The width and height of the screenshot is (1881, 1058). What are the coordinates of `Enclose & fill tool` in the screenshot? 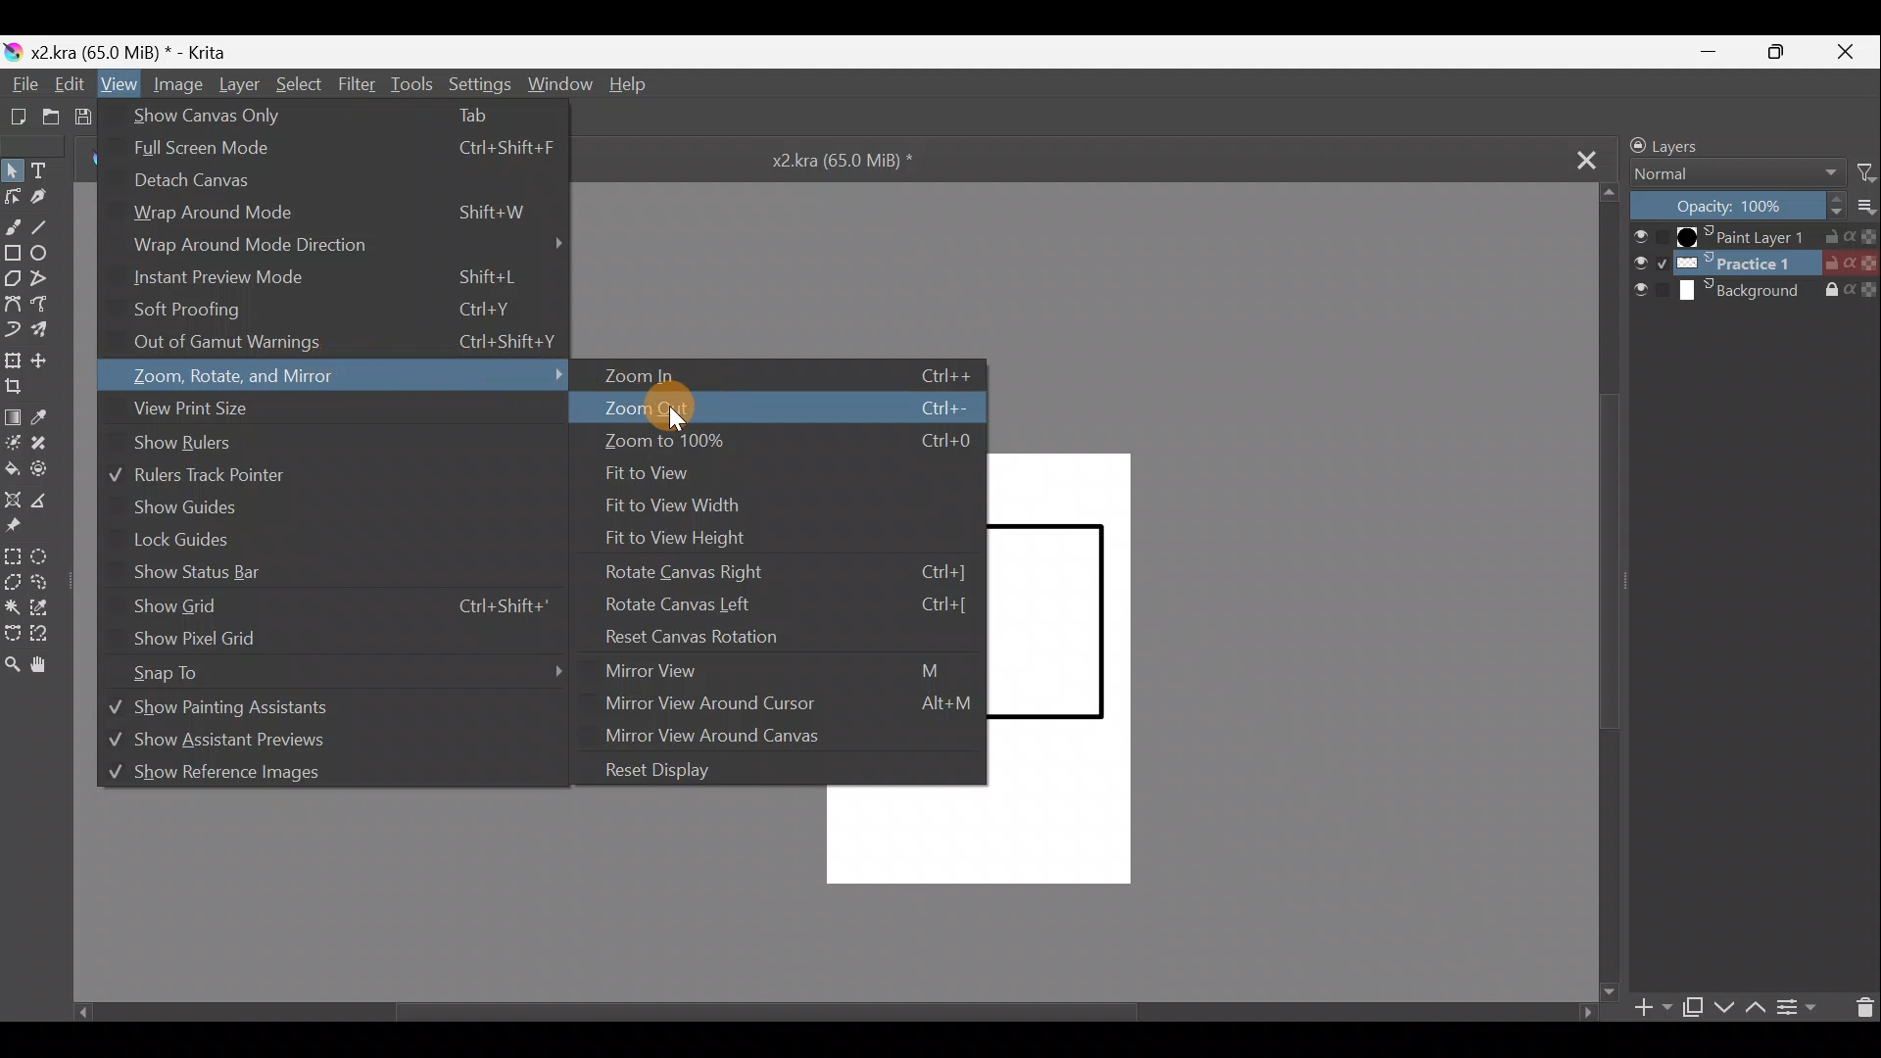 It's located at (51, 469).